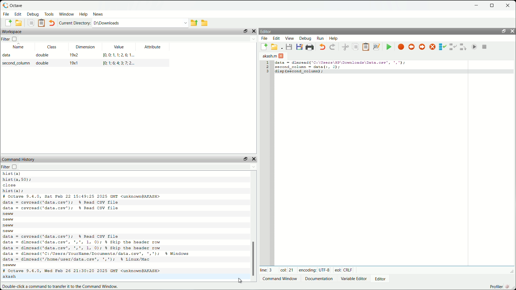 The width and height of the screenshot is (516, 290). I want to click on edit, so click(18, 14).